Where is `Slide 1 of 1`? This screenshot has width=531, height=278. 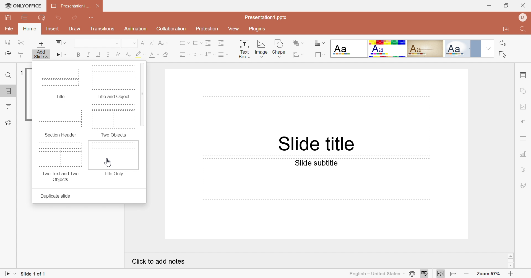 Slide 1 of 1 is located at coordinates (33, 274).